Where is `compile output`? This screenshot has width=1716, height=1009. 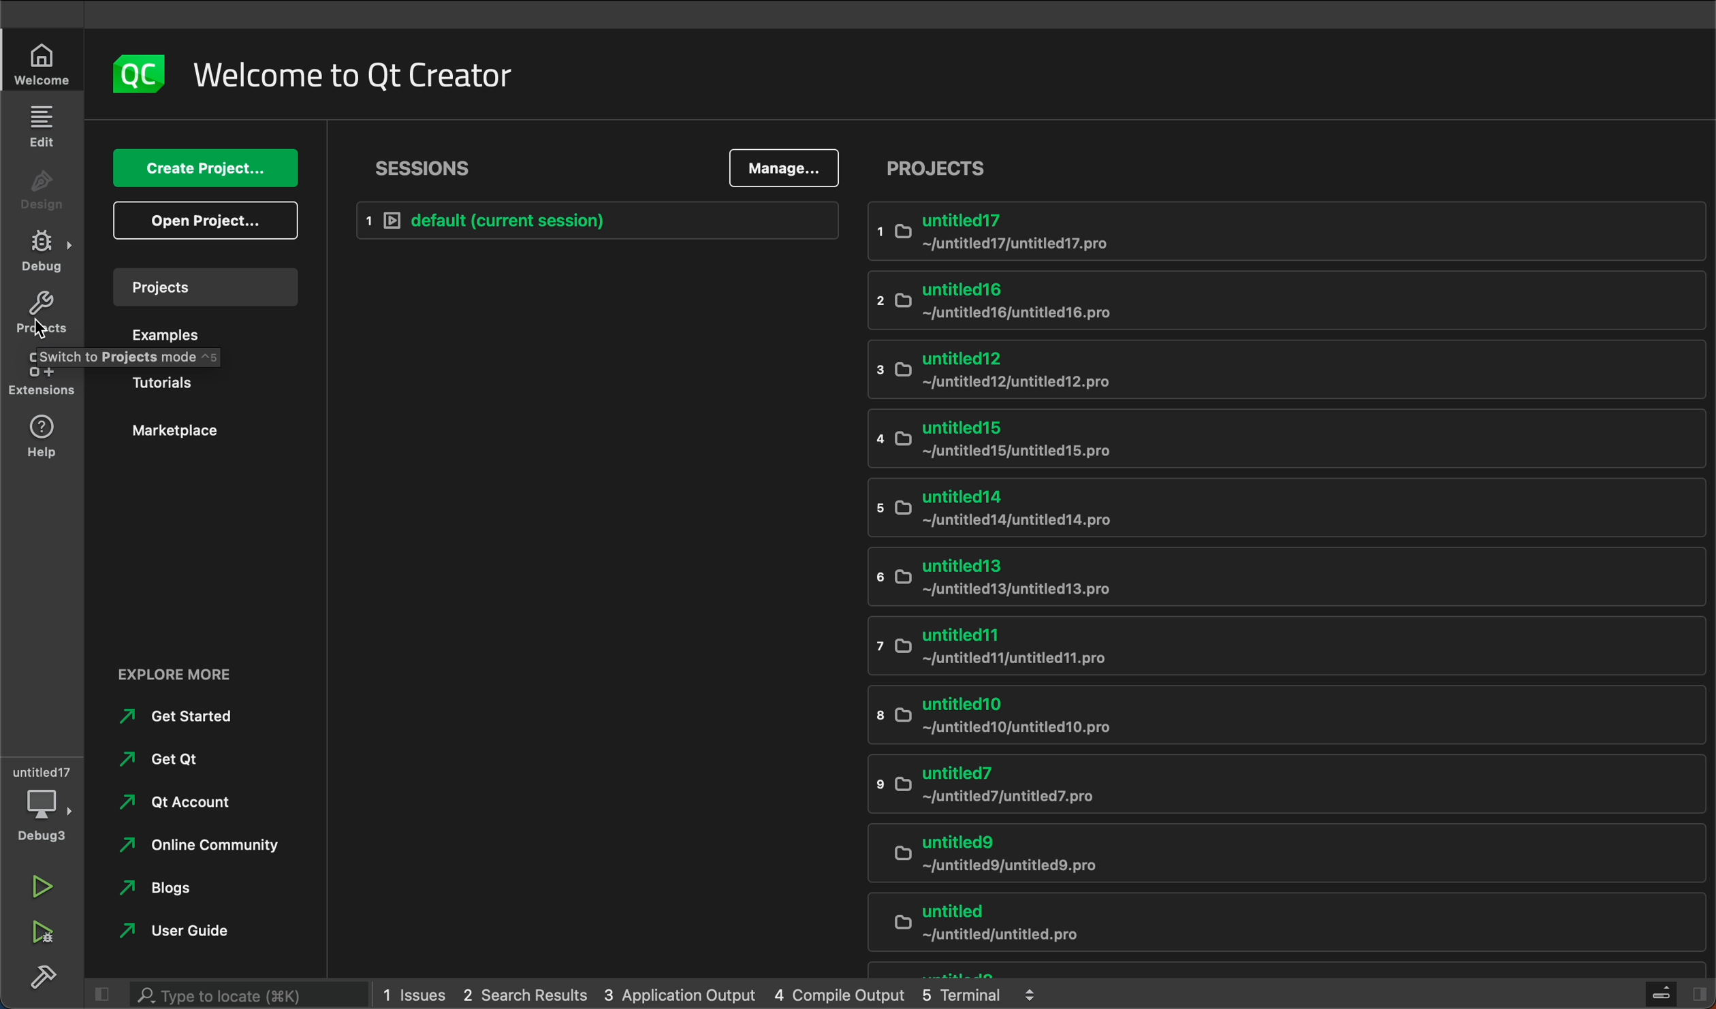
compile output is located at coordinates (839, 995).